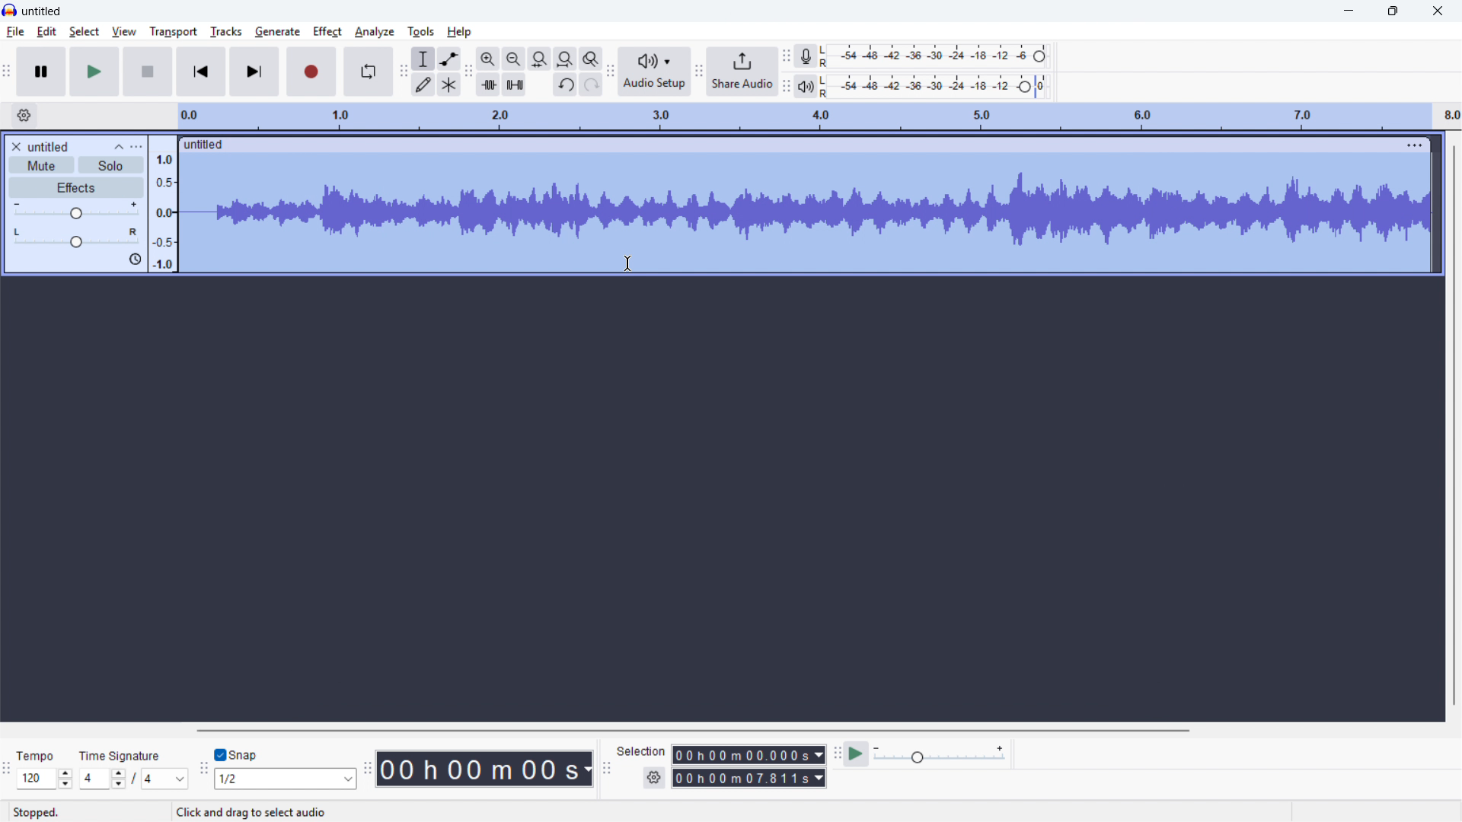 This screenshot has width=1462, height=822. I want to click on Edit toolbar , so click(468, 73).